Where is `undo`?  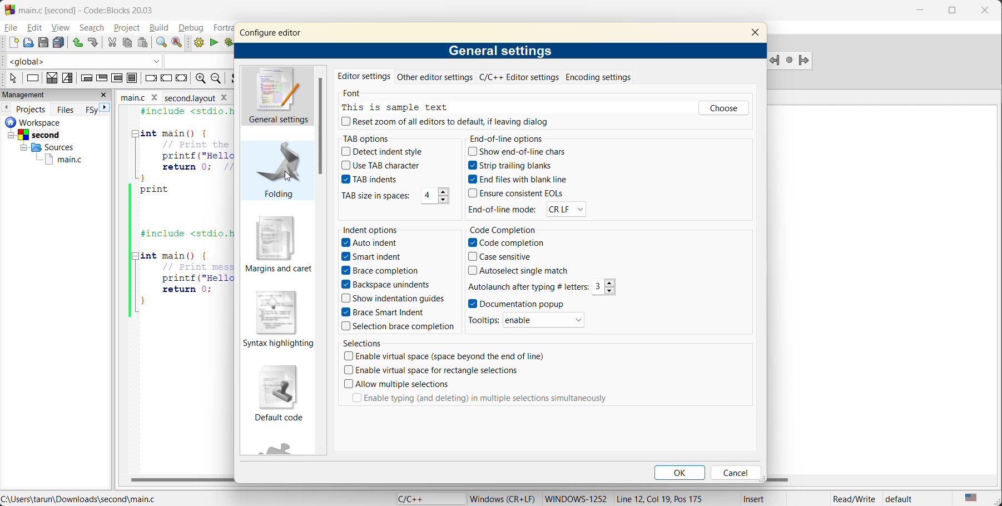
undo is located at coordinates (77, 42).